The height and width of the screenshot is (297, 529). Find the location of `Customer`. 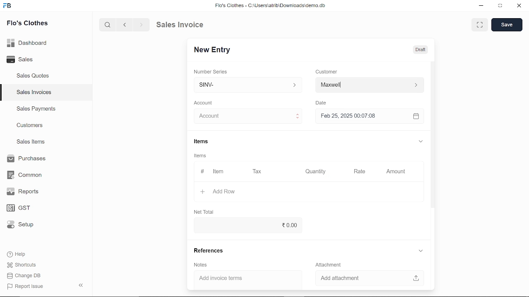

Customer is located at coordinates (326, 71).